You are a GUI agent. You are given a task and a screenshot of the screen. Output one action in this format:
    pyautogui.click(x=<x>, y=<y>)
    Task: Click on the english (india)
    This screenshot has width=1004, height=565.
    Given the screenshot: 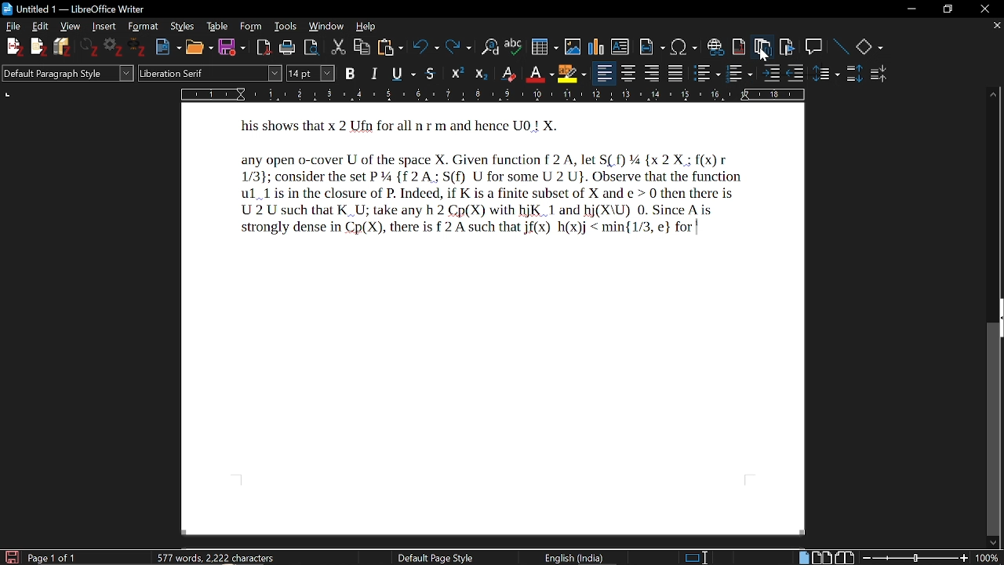 What is the action you would take?
    pyautogui.click(x=566, y=556)
    